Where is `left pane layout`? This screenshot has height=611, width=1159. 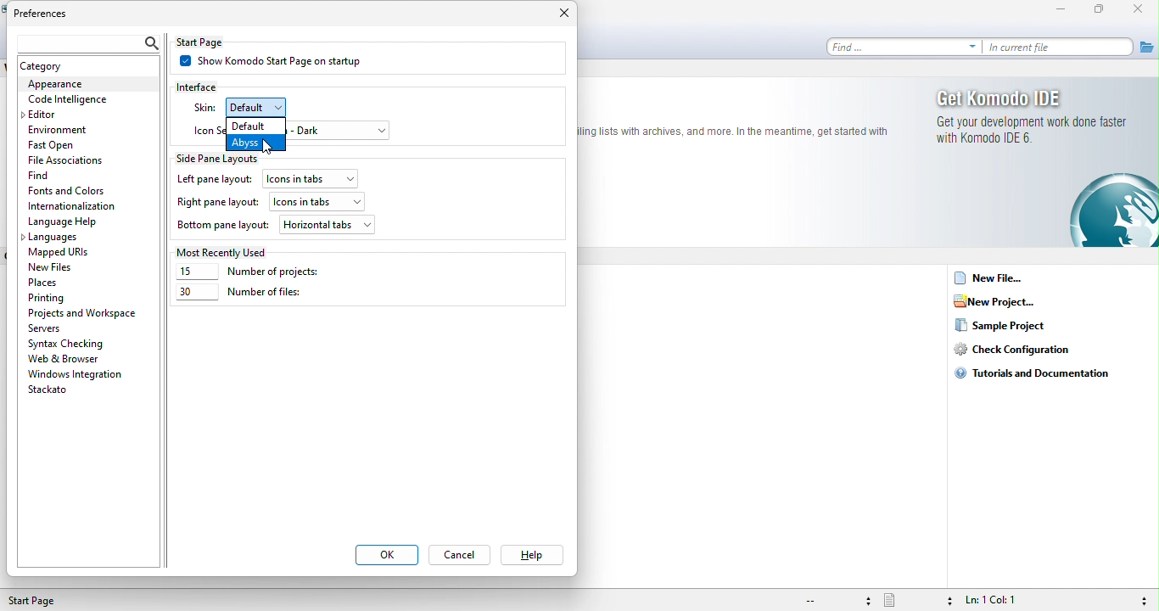 left pane layout is located at coordinates (214, 180).